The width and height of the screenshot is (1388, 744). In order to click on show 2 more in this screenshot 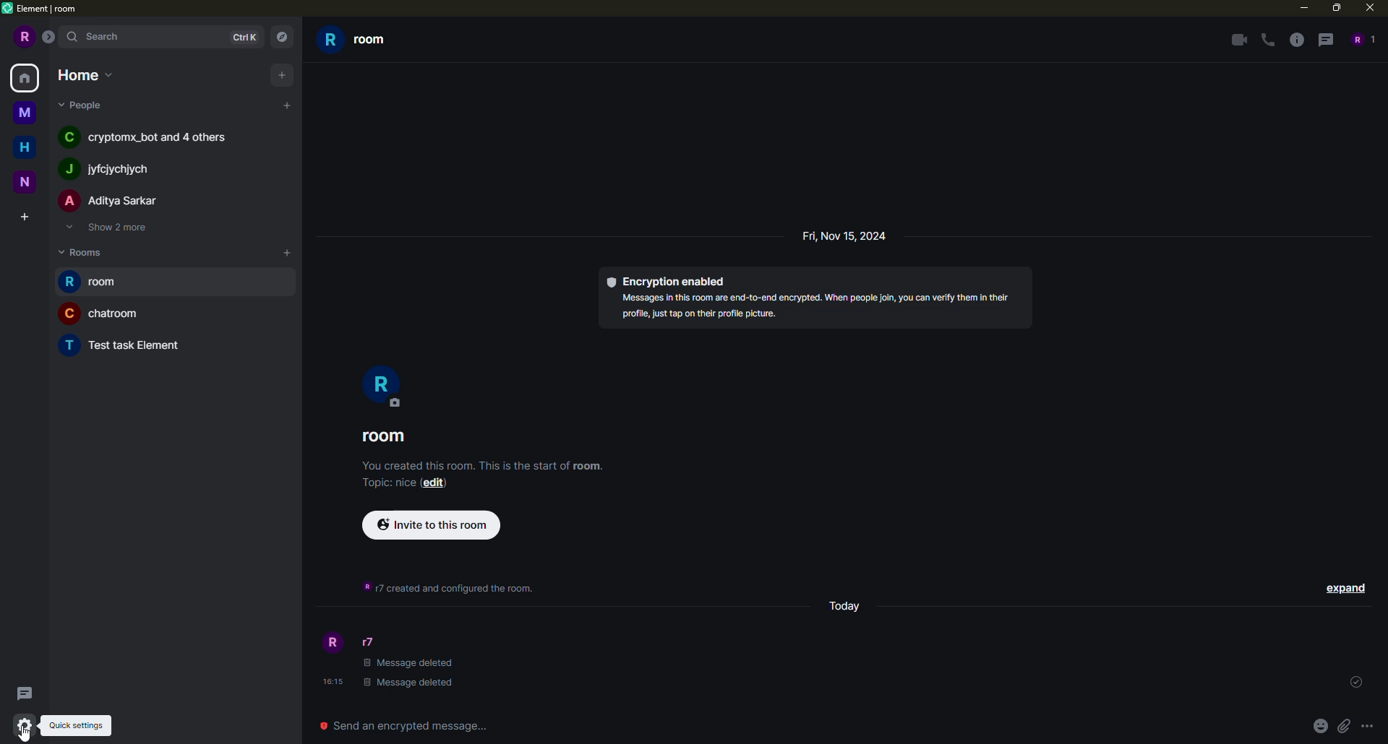, I will do `click(106, 227)`.